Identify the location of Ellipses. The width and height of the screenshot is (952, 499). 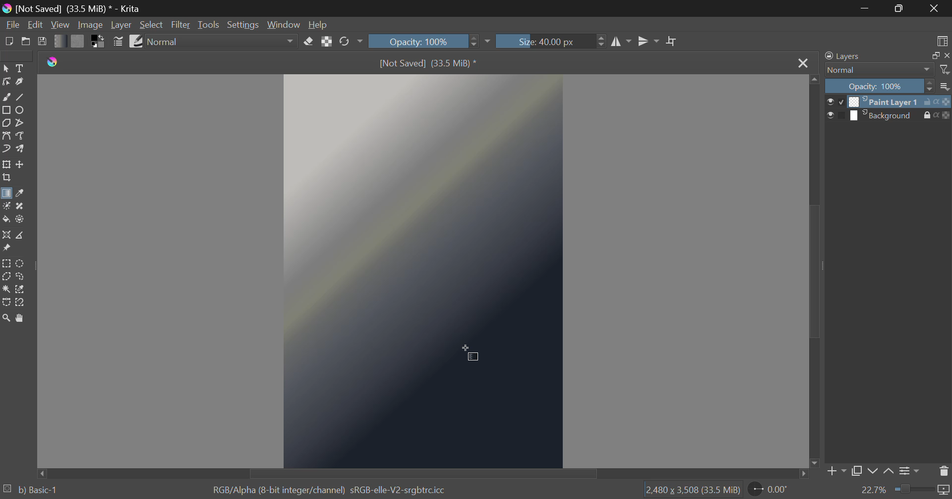
(20, 110).